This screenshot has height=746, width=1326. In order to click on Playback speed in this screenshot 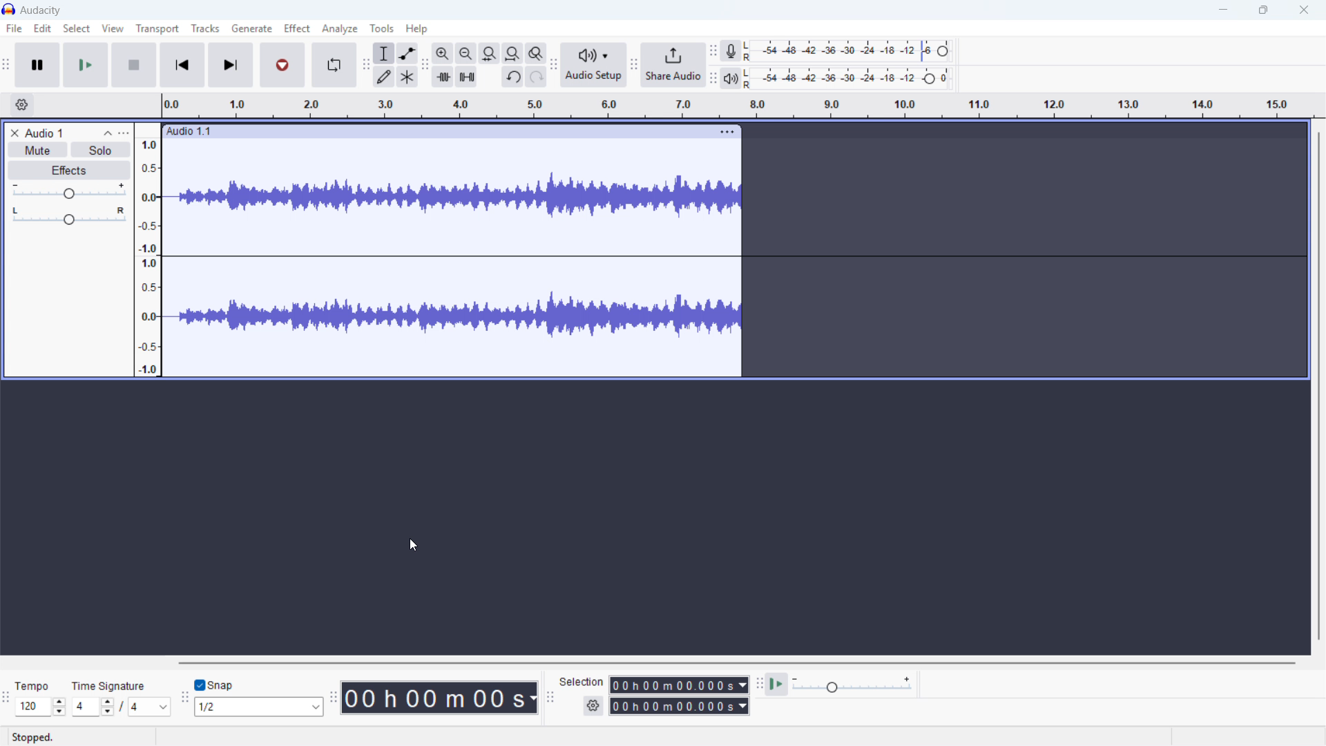, I will do `click(852, 685)`.